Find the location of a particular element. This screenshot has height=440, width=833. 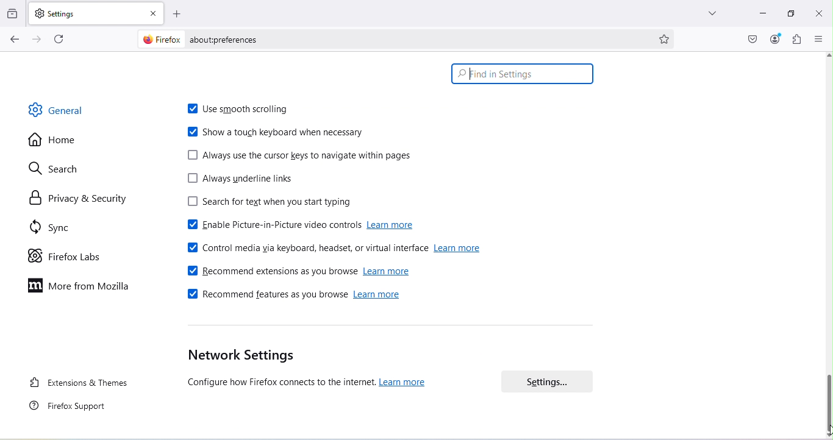

Settings is located at coordinates (552, 380).